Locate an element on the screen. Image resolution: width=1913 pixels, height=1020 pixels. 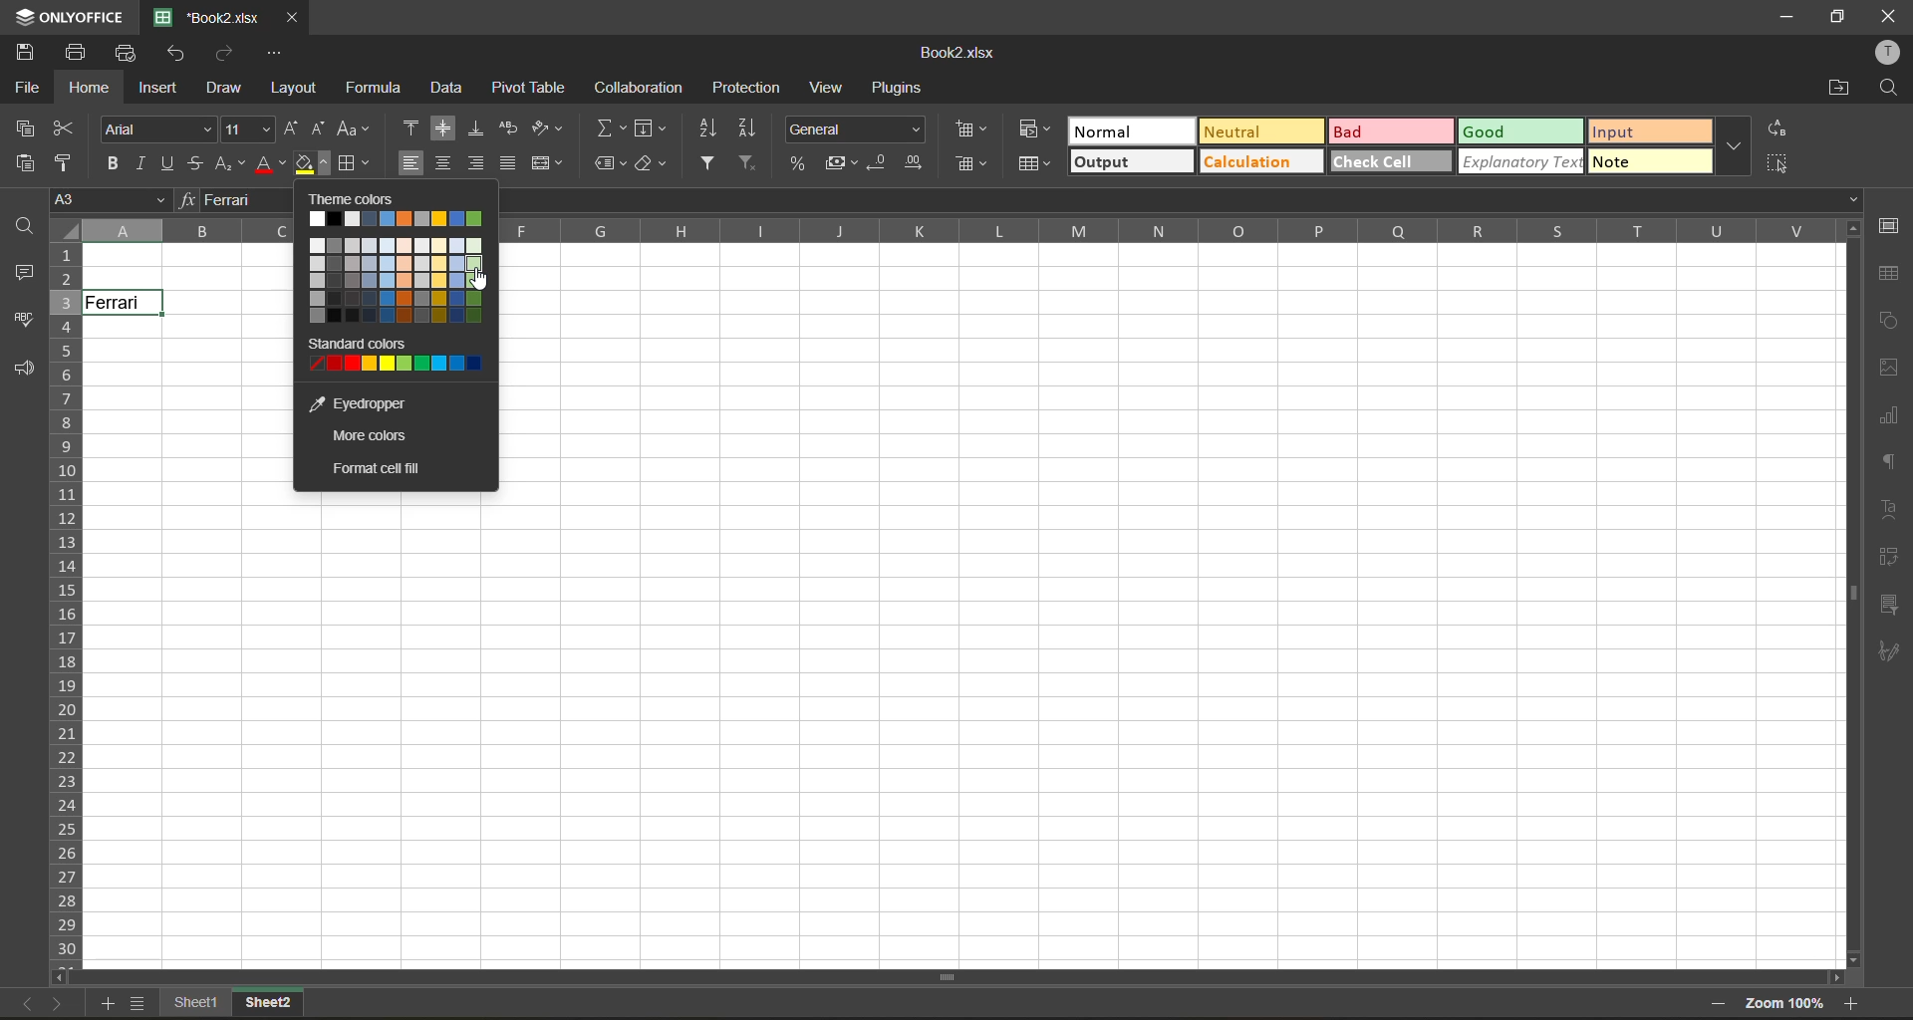
font color is located at coordinates (270, 163).